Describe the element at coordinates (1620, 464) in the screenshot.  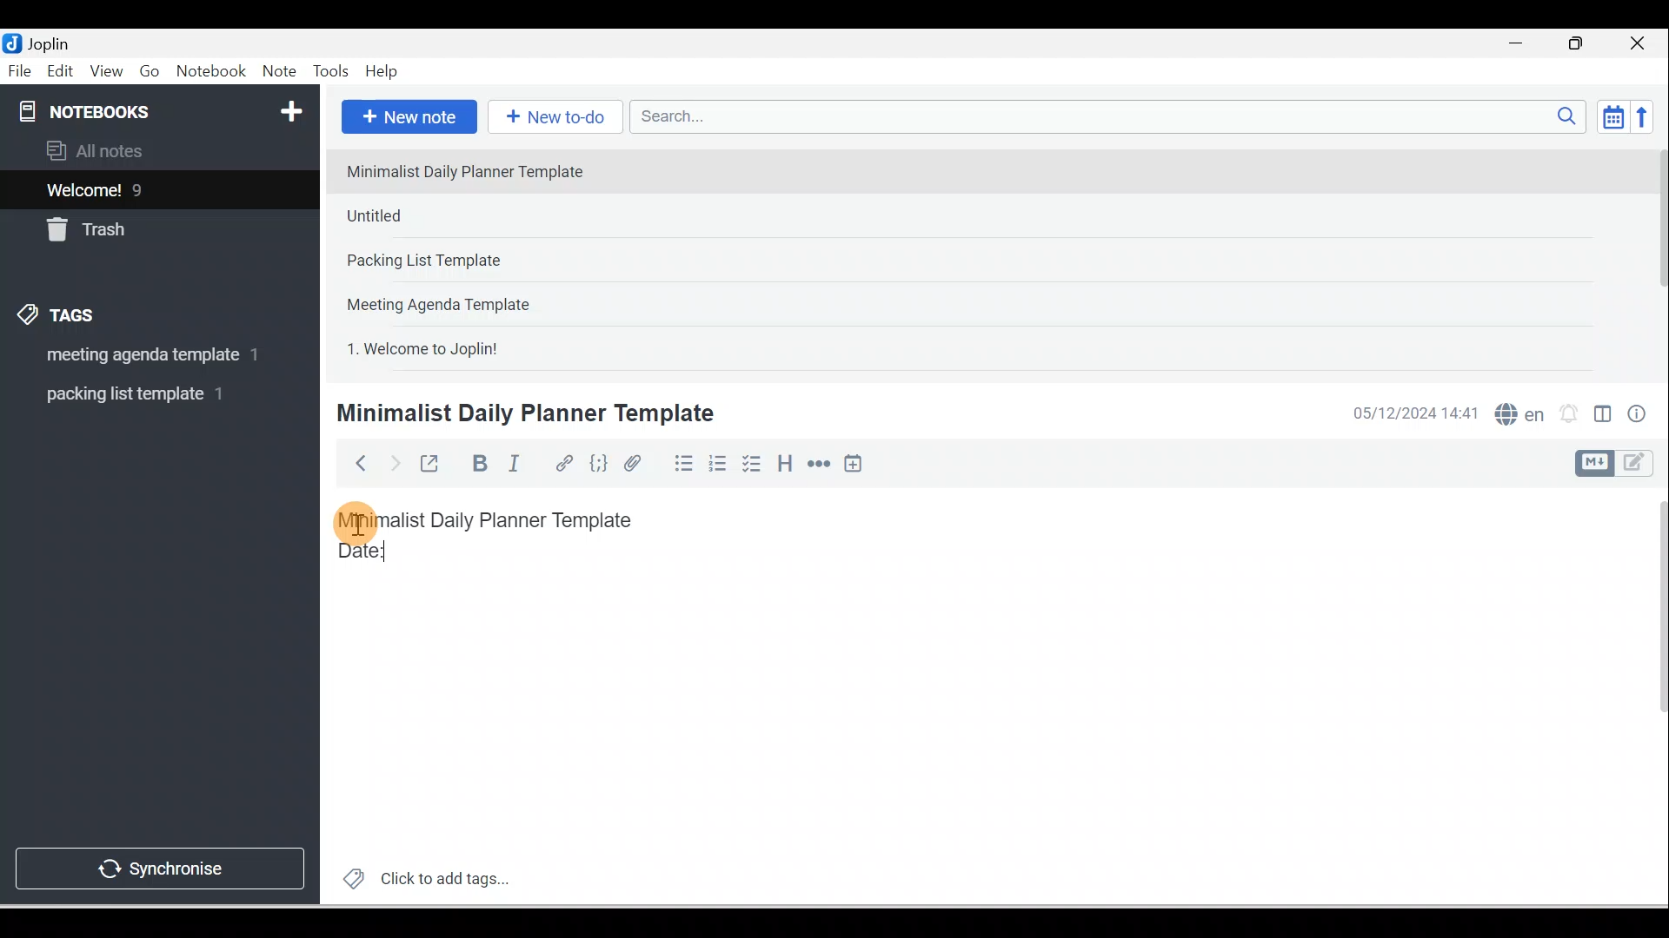
I see `Toggle editor layout` at that location.